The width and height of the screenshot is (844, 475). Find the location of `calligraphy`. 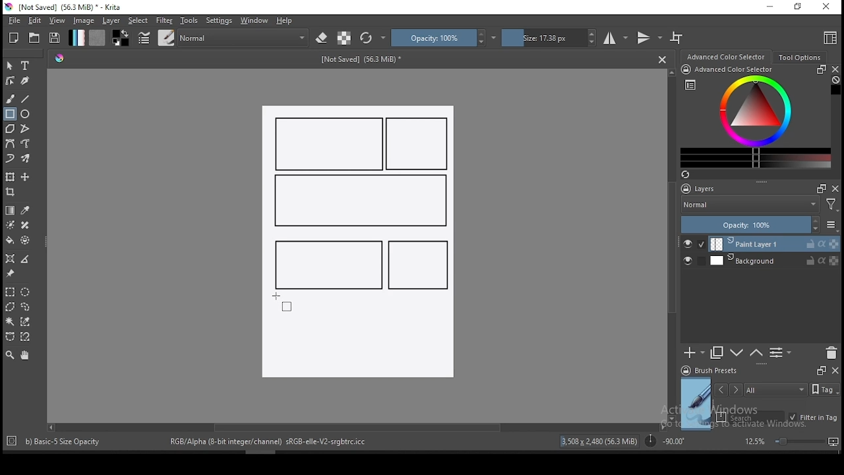

calligraphy is located at coordinates (26, 80).